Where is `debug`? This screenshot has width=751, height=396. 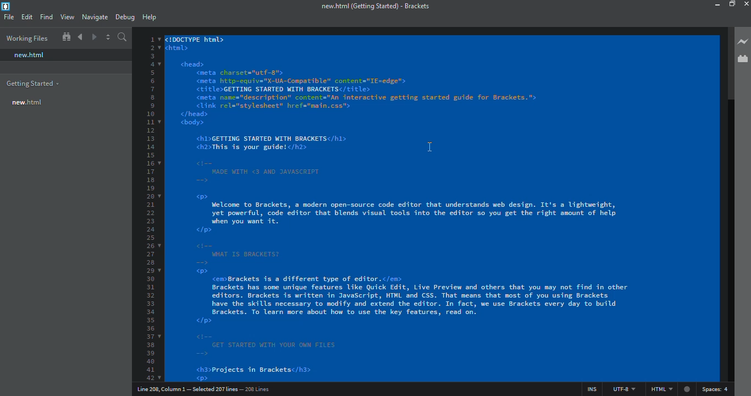 debug is located at coordinates (126, 16).